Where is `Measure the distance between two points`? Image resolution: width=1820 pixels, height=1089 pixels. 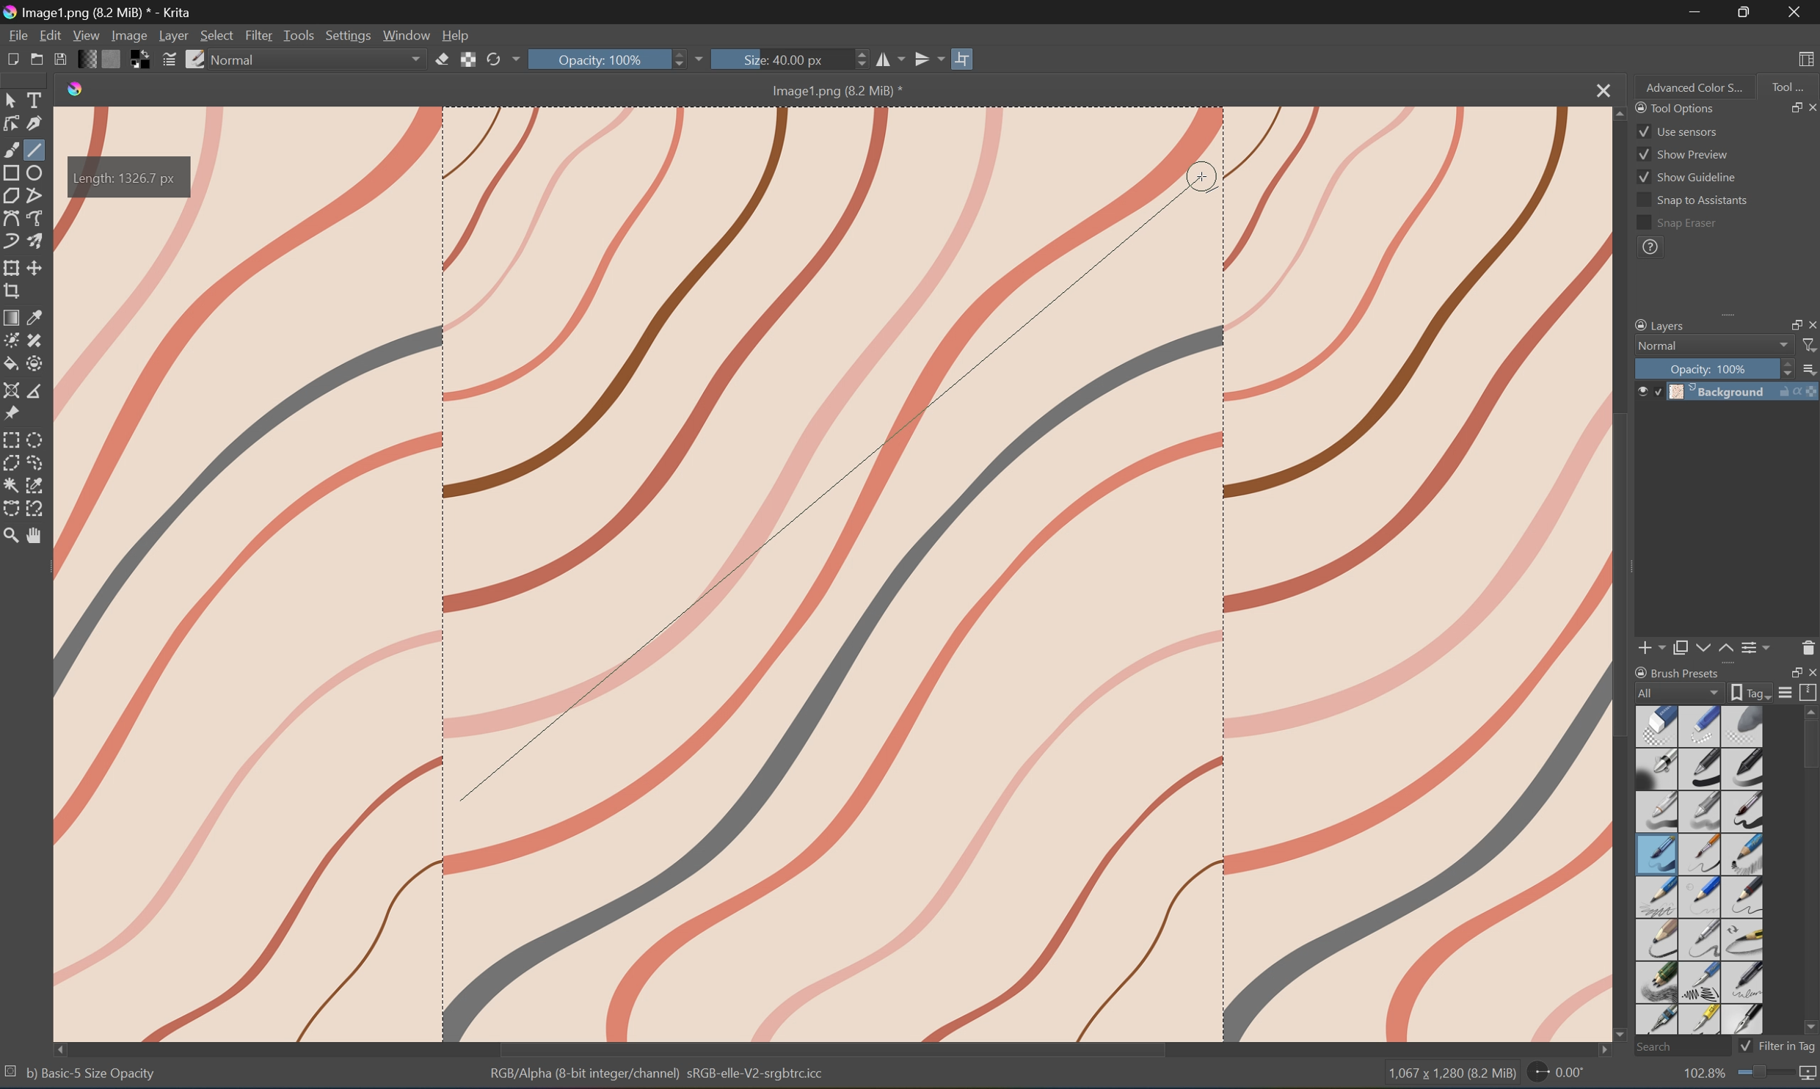
Measure the distance between two points is located at coordinates (35, 391).